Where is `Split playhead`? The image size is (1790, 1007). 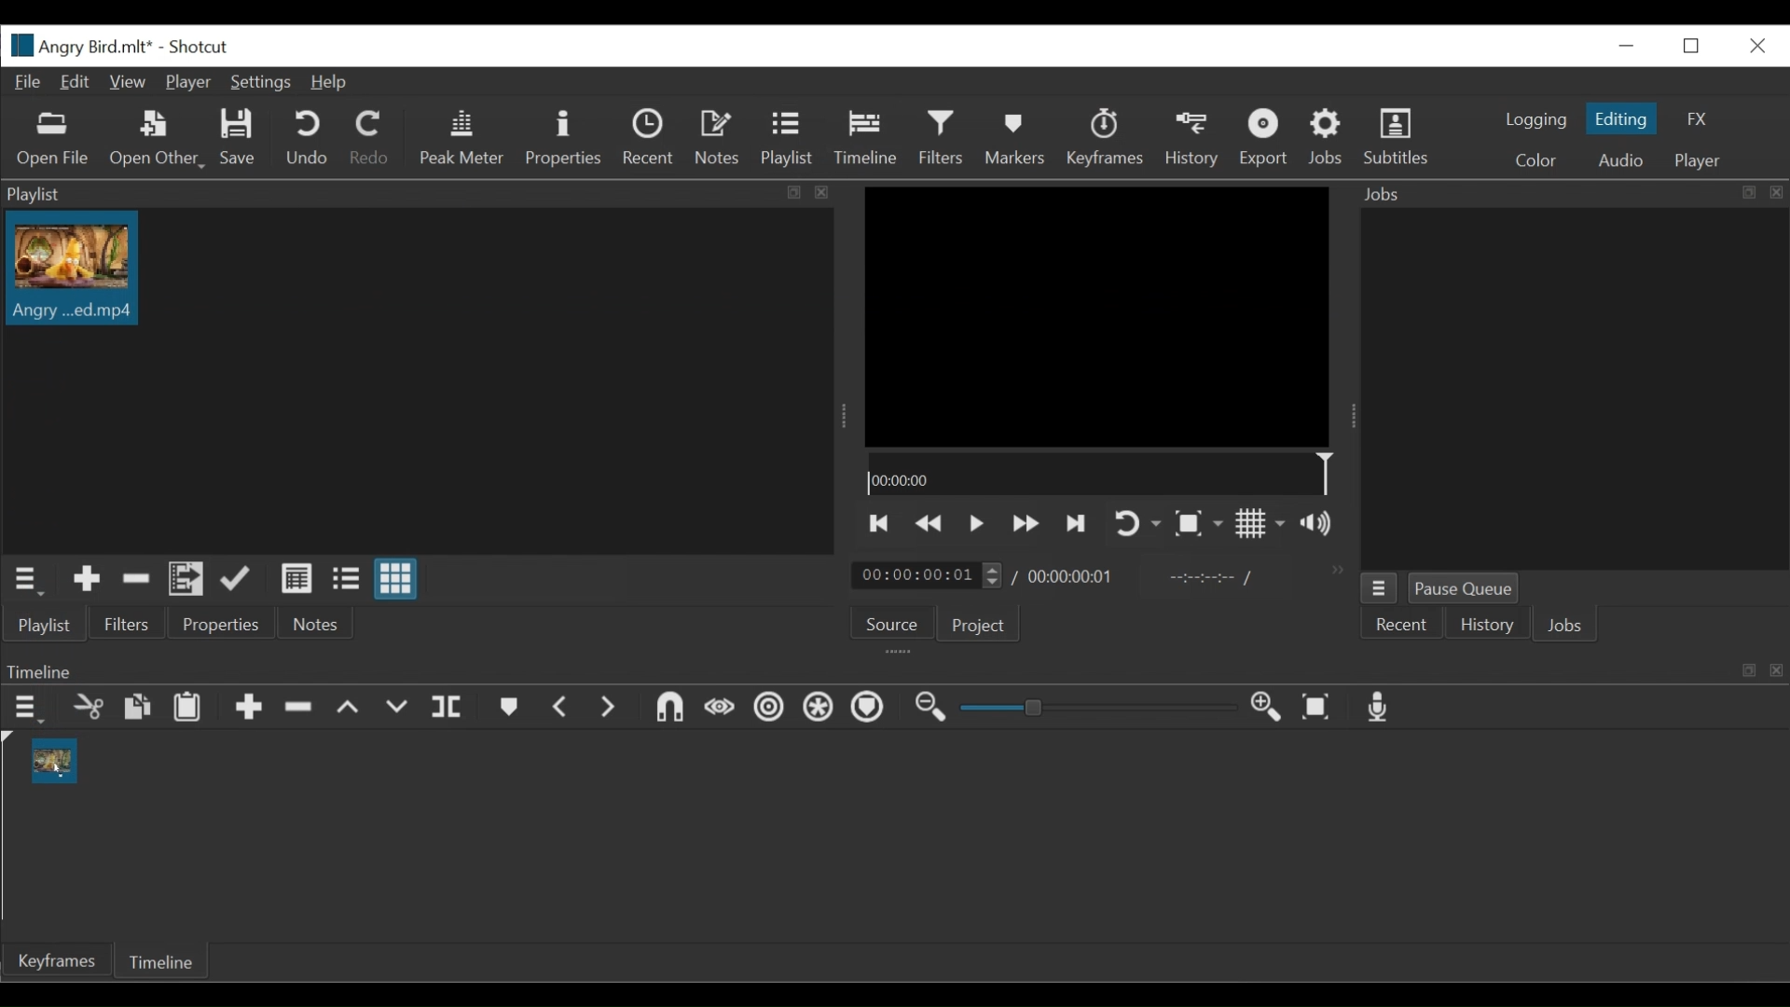 Split playhead is located at coordinates (448, 708).